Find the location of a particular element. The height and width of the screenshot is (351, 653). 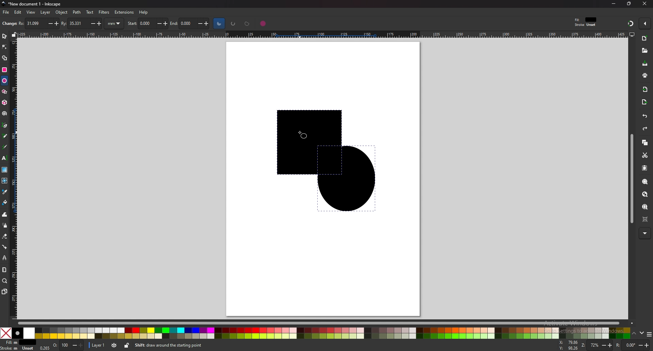

display options is located at coordinates (632, 34).